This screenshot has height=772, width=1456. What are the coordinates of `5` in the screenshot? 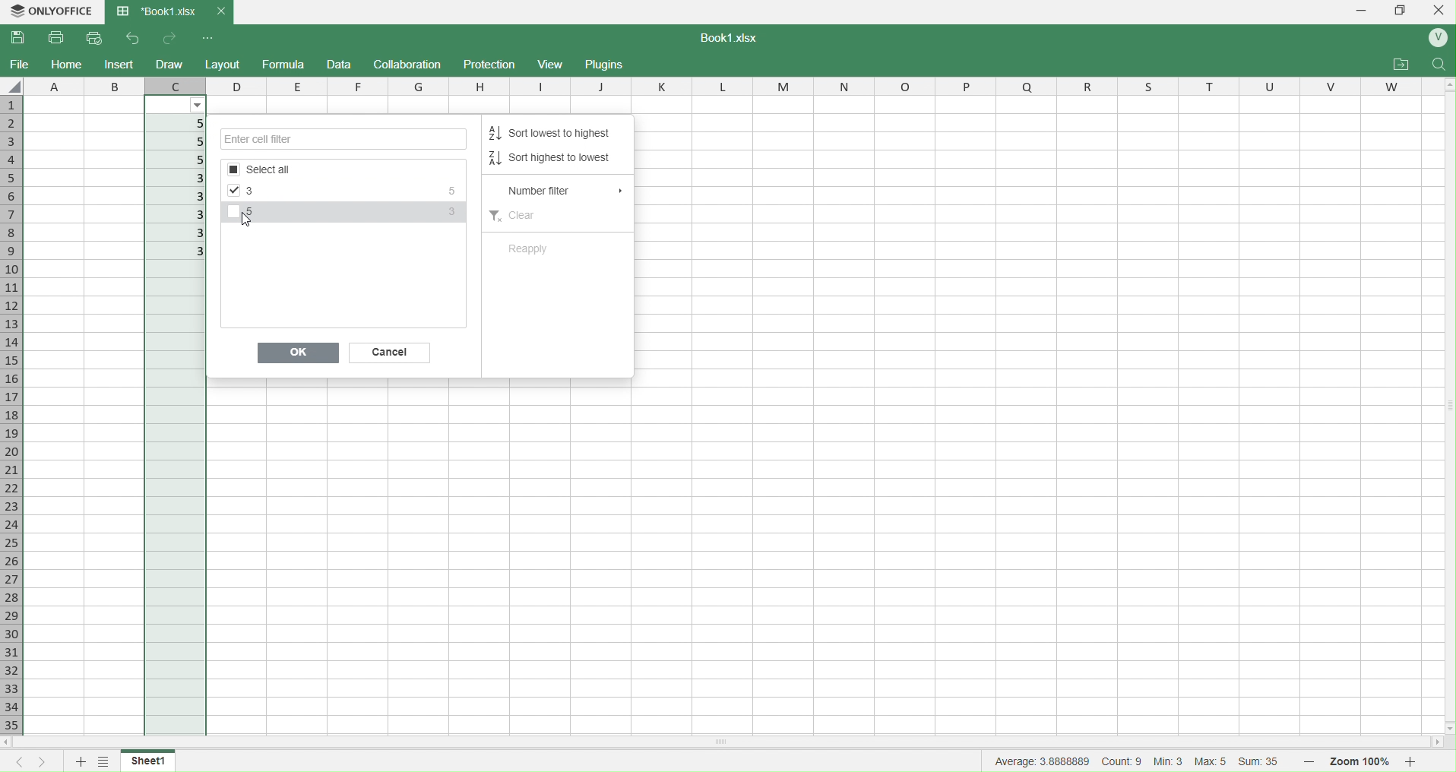 It's located at (184, 141).